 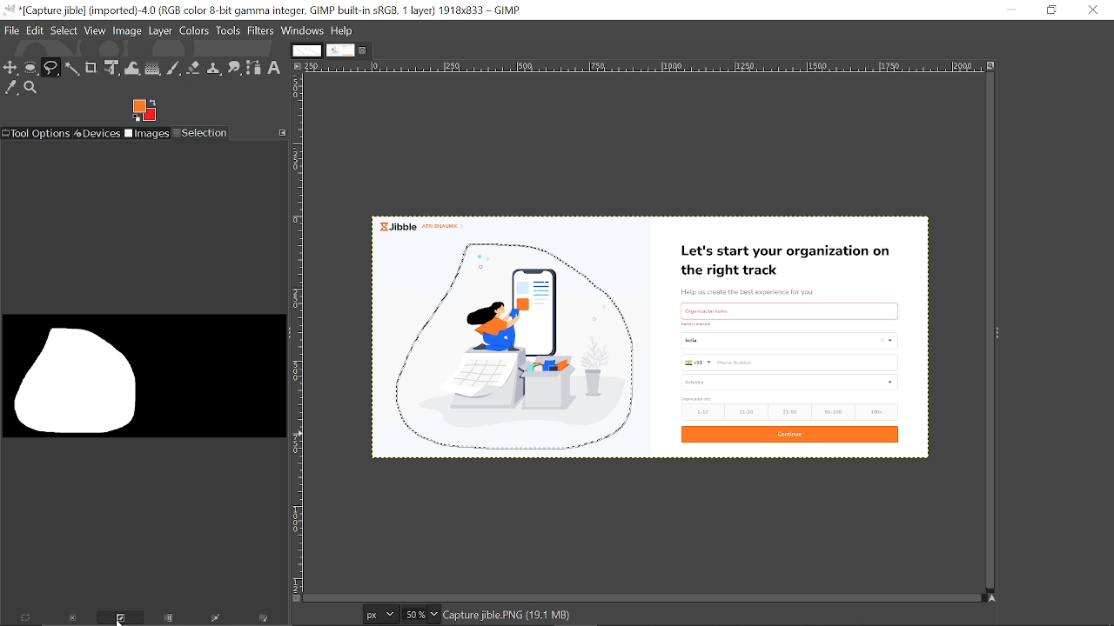 I want to click on Select everything, so click(x=26, y=619).